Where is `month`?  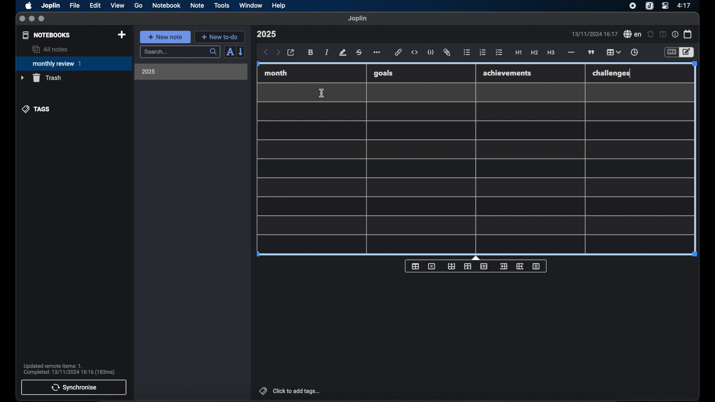
month is located at coordinates (276, 73).